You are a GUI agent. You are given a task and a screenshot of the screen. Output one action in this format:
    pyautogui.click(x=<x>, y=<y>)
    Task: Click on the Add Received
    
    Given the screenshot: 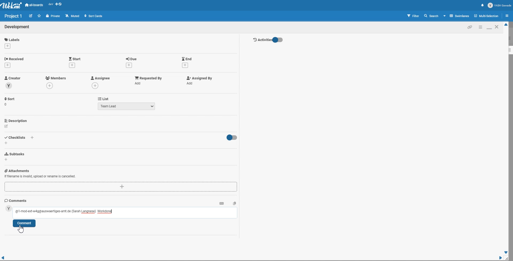 What is the action you would take?
    pyautogui.click(x=15, y=58)
    